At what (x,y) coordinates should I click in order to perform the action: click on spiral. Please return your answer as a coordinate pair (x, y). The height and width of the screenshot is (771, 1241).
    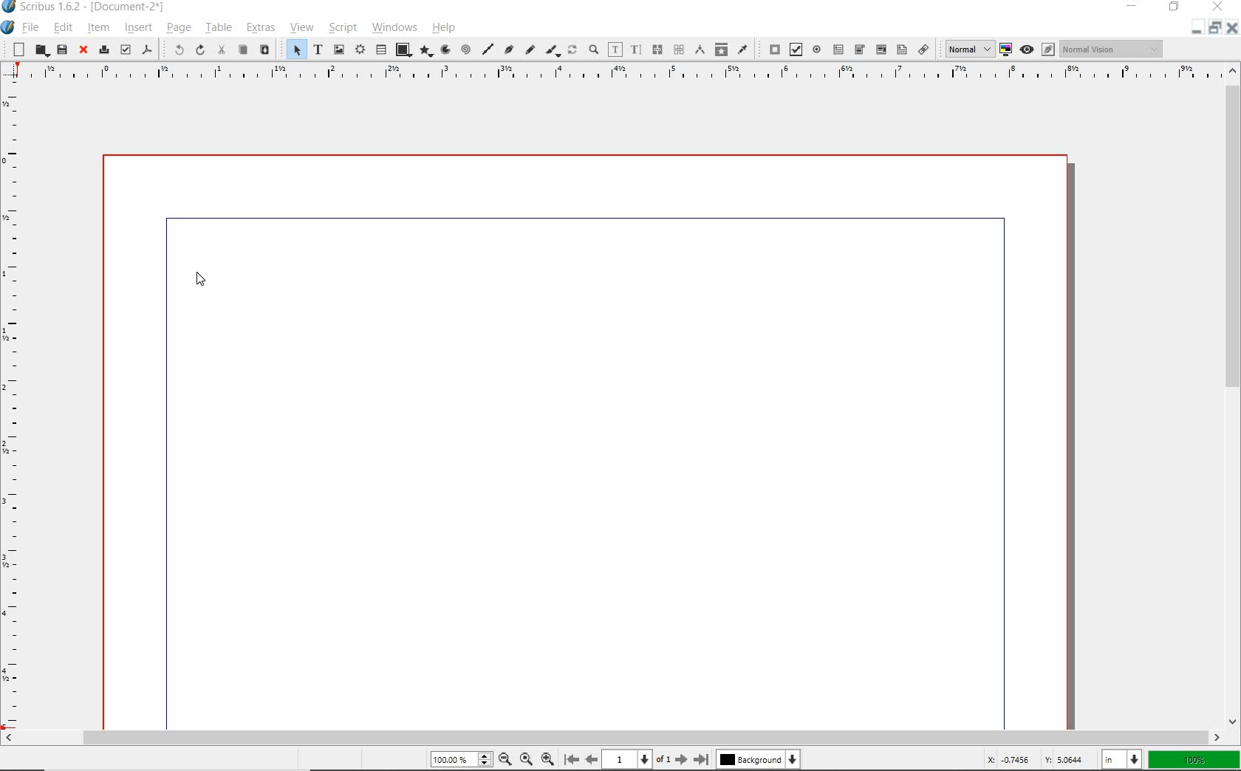
    Looking at the image, I should click on (468, 49).